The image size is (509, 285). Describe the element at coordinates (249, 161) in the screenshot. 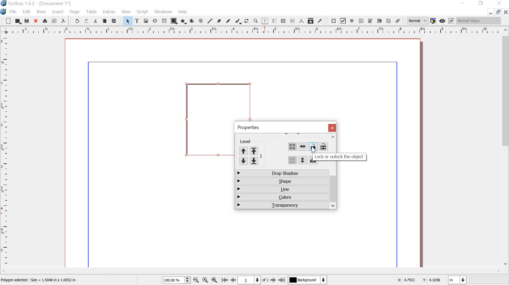

I see `level down` at that location.